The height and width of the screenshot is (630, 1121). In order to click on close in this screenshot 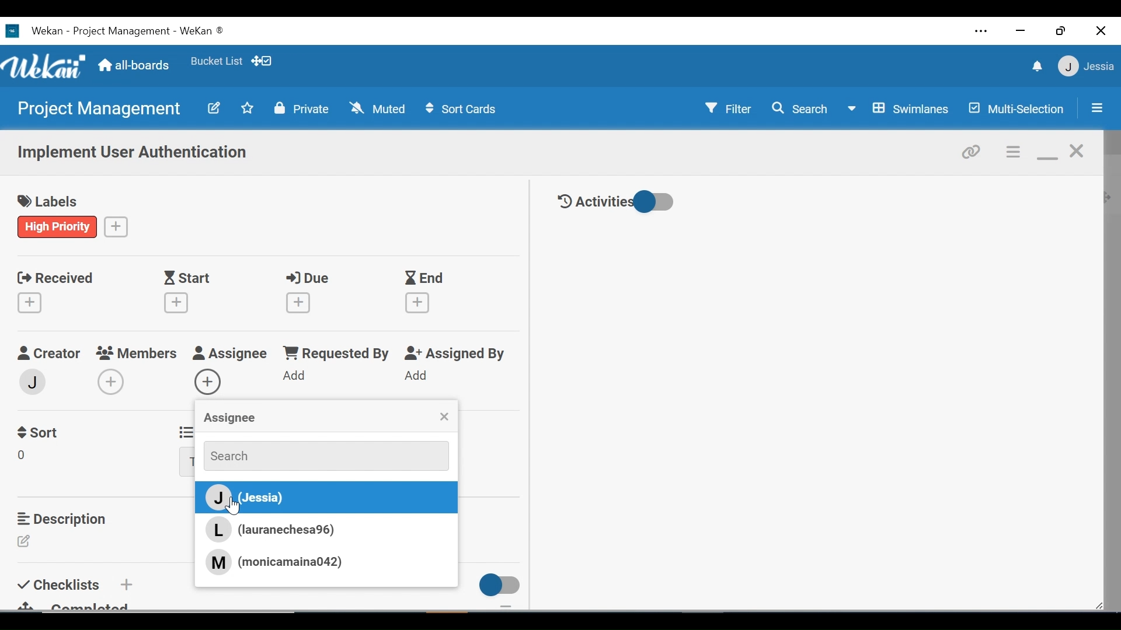, I will do `click(1078, 152)`.